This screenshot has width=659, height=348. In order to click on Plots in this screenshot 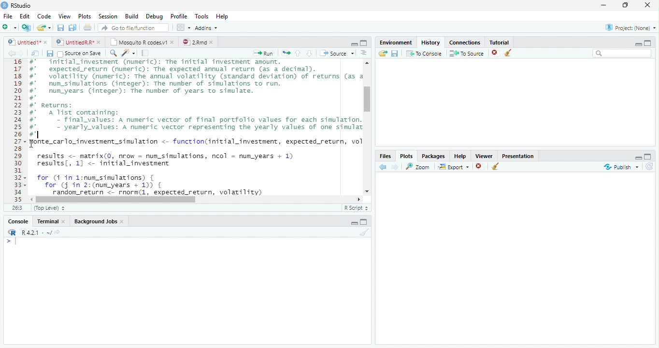, I will do `click(406, 156)`.